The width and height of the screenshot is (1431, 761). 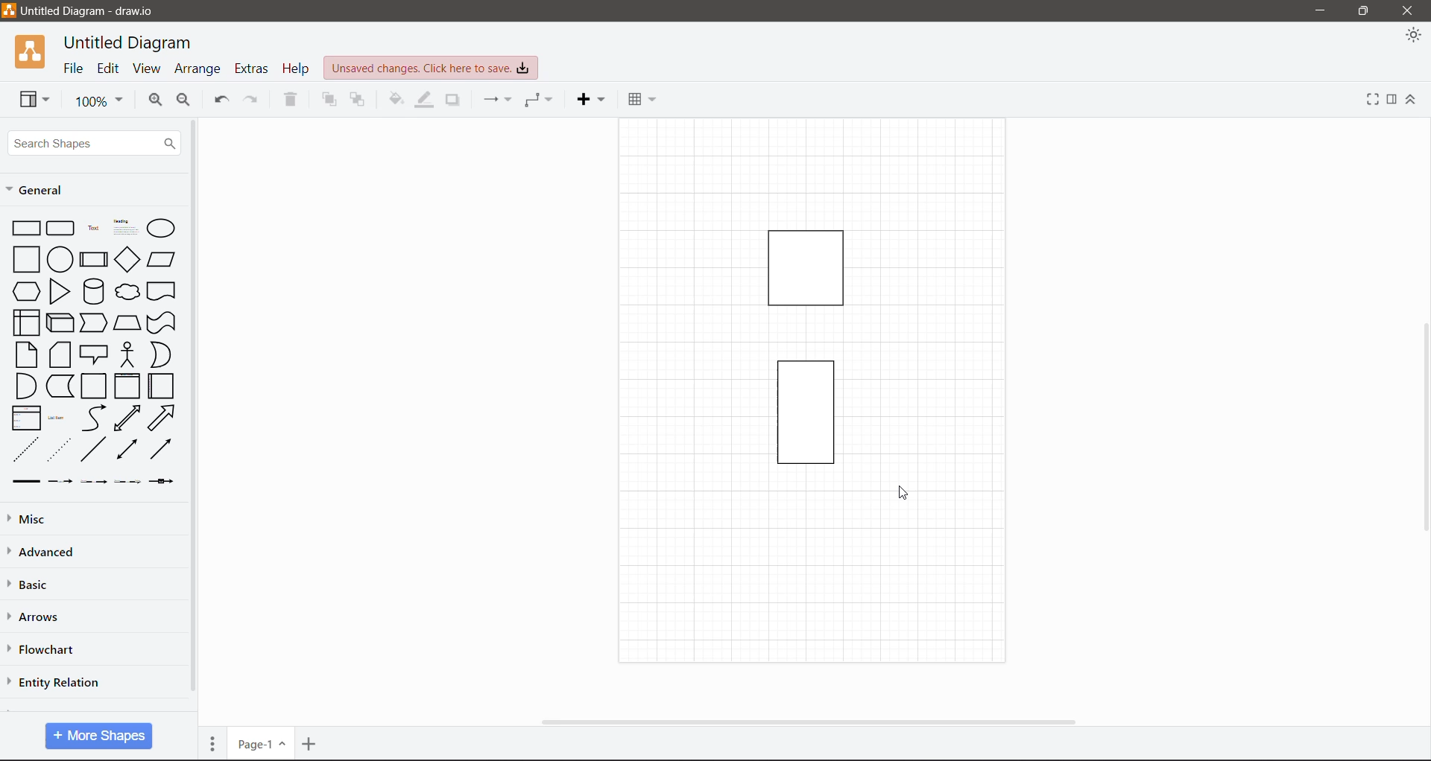 What do you see at coordinates (32, 520) in the screenshot?
I see `Misc` at bounding box center [32, 520].